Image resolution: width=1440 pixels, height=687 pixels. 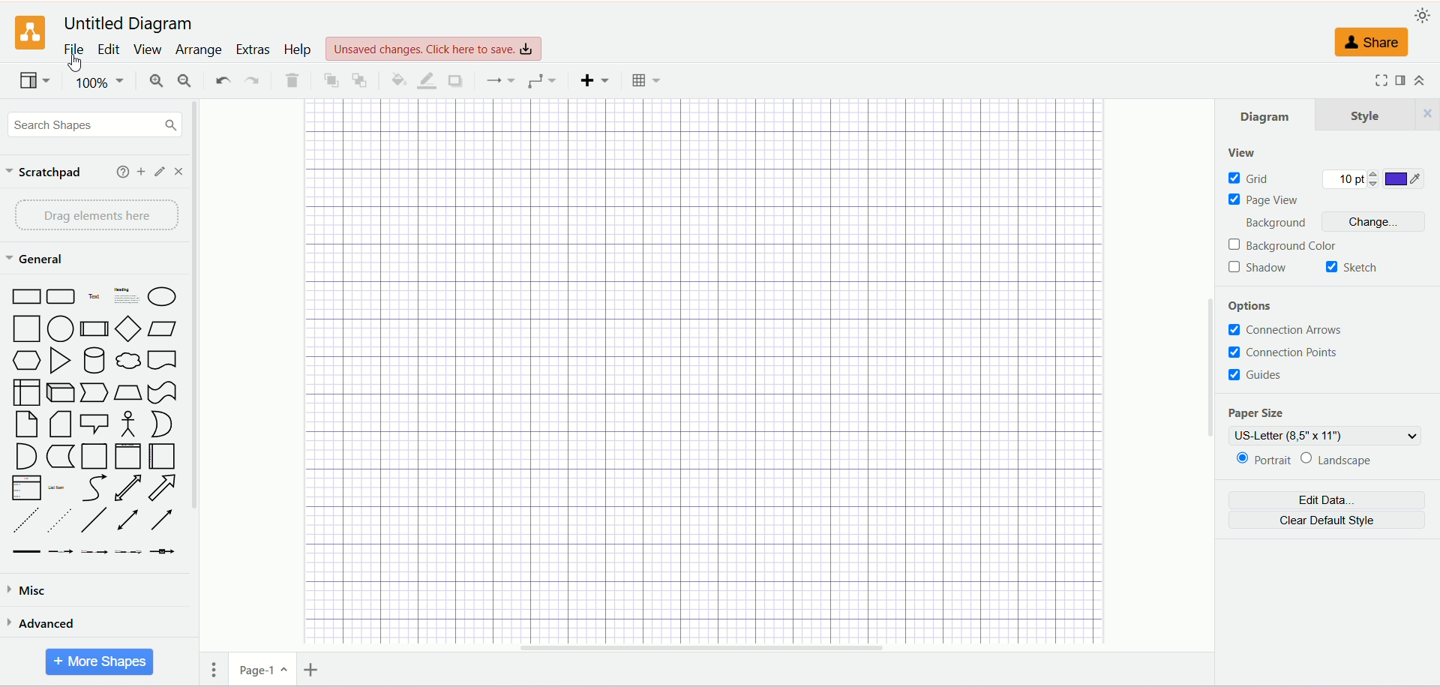 What do you see at coordinates (292, 81) in the screenshot?
I see `delete` at bounding box center [292, 81].